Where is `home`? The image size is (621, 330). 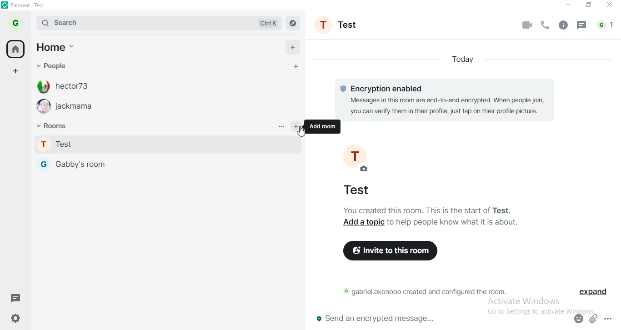 home is located at coordinates (55, 47).